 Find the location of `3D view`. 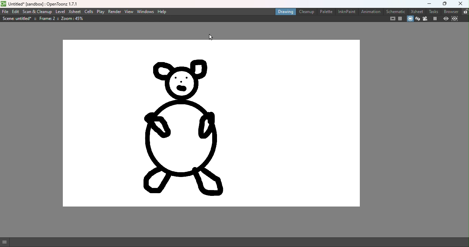

3D view is located at coordinates (417, 19).